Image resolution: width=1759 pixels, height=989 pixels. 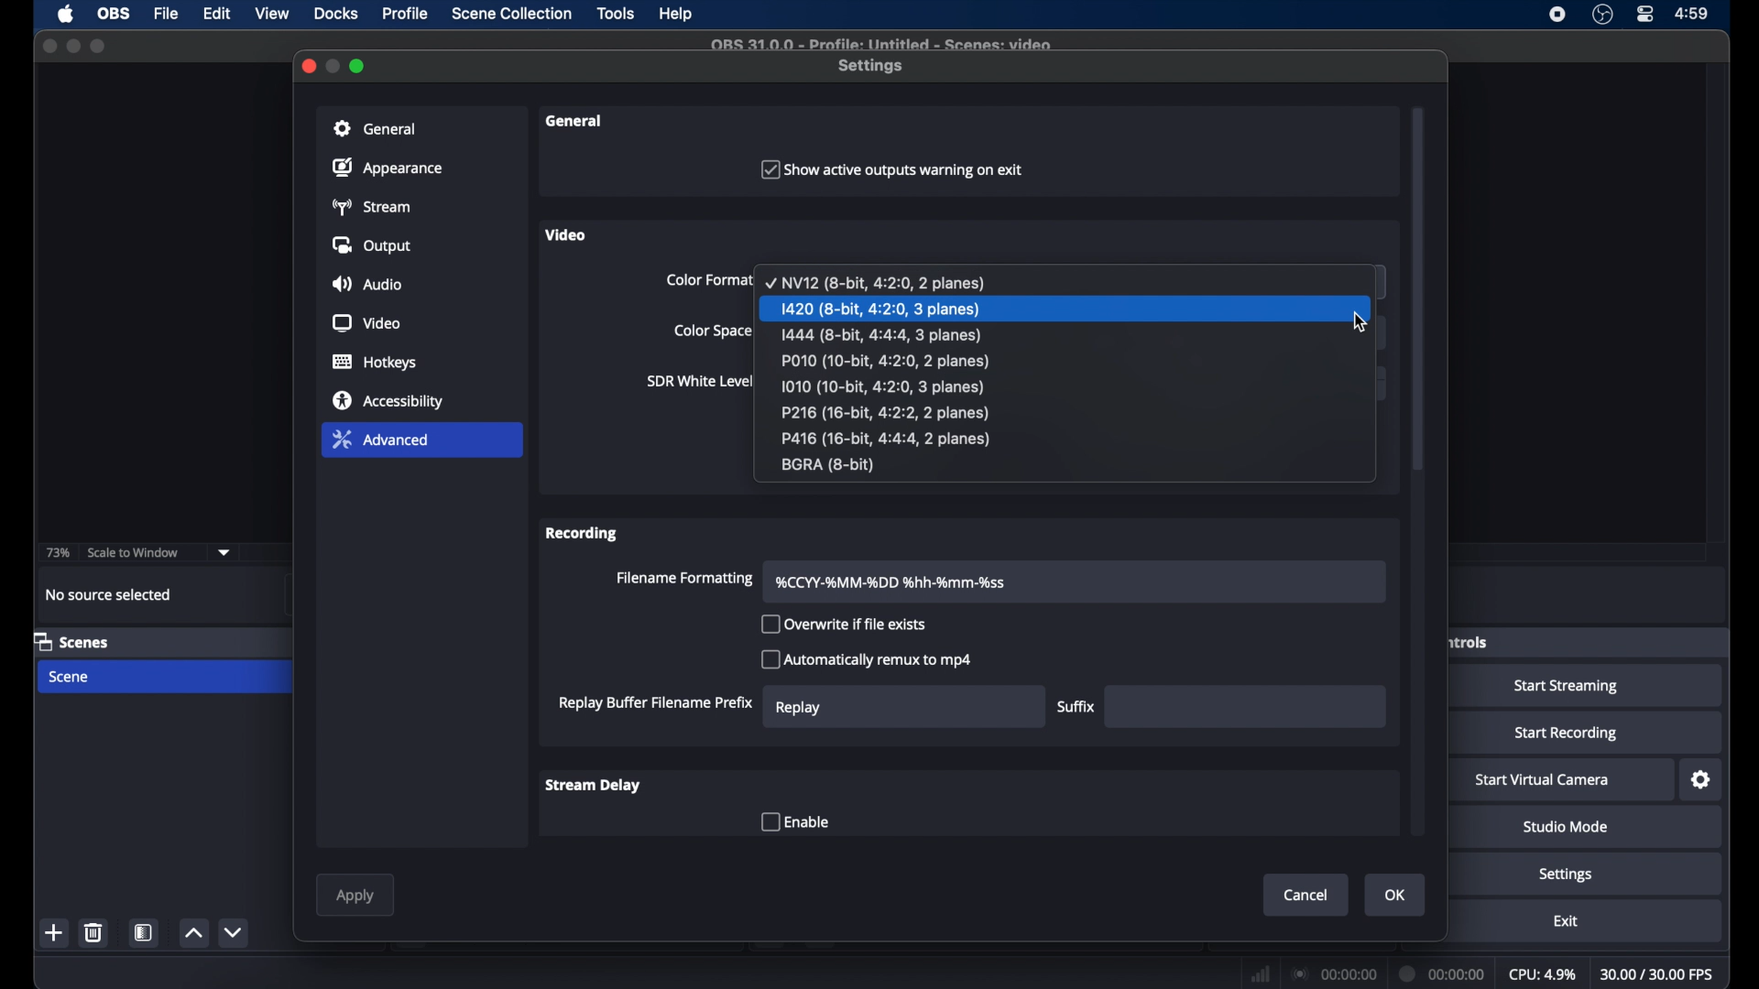 What do you see at coordinates (714, 331) in the screenshot?
I see `color space ` at bounding box center [714, 331].